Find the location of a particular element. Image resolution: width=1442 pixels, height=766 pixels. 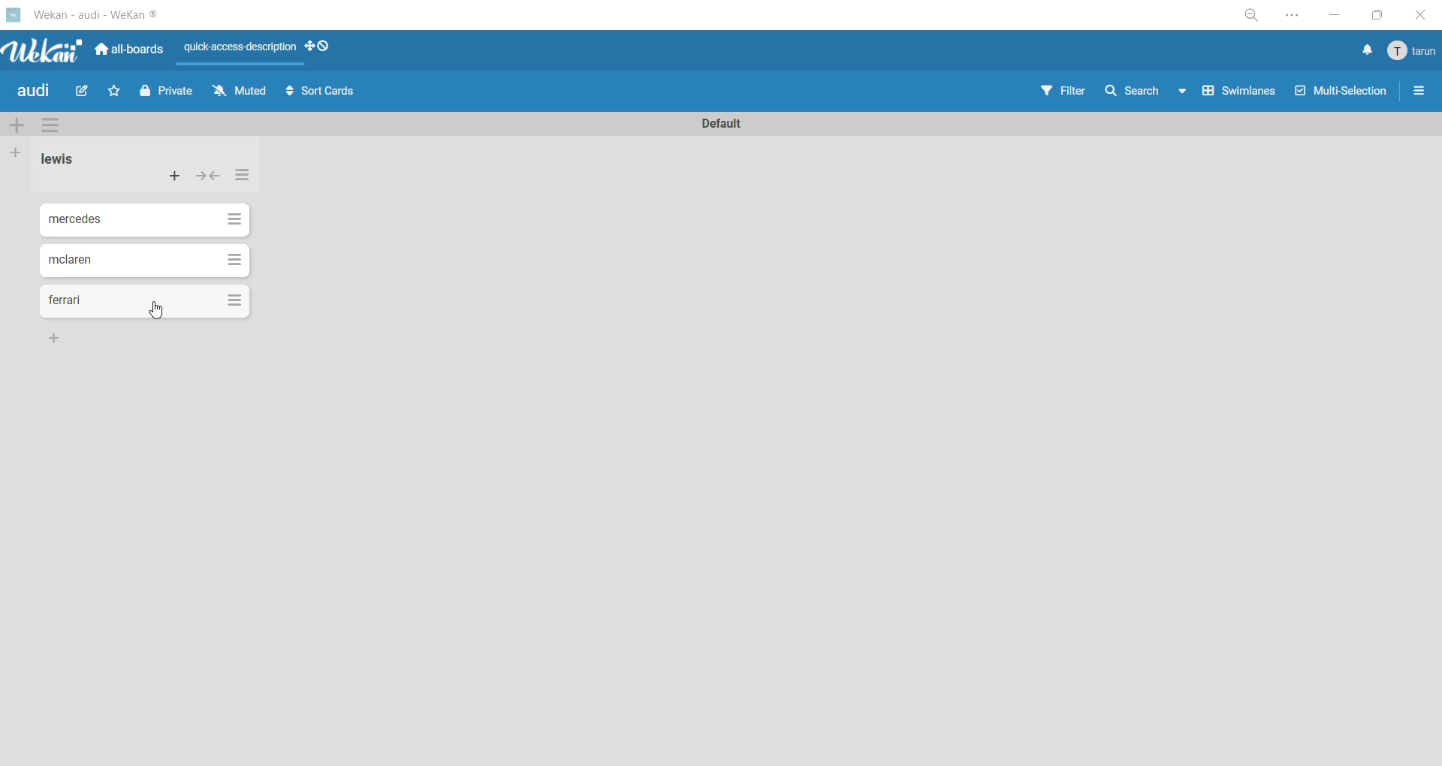

cursor is located at coordinates (160, 314).